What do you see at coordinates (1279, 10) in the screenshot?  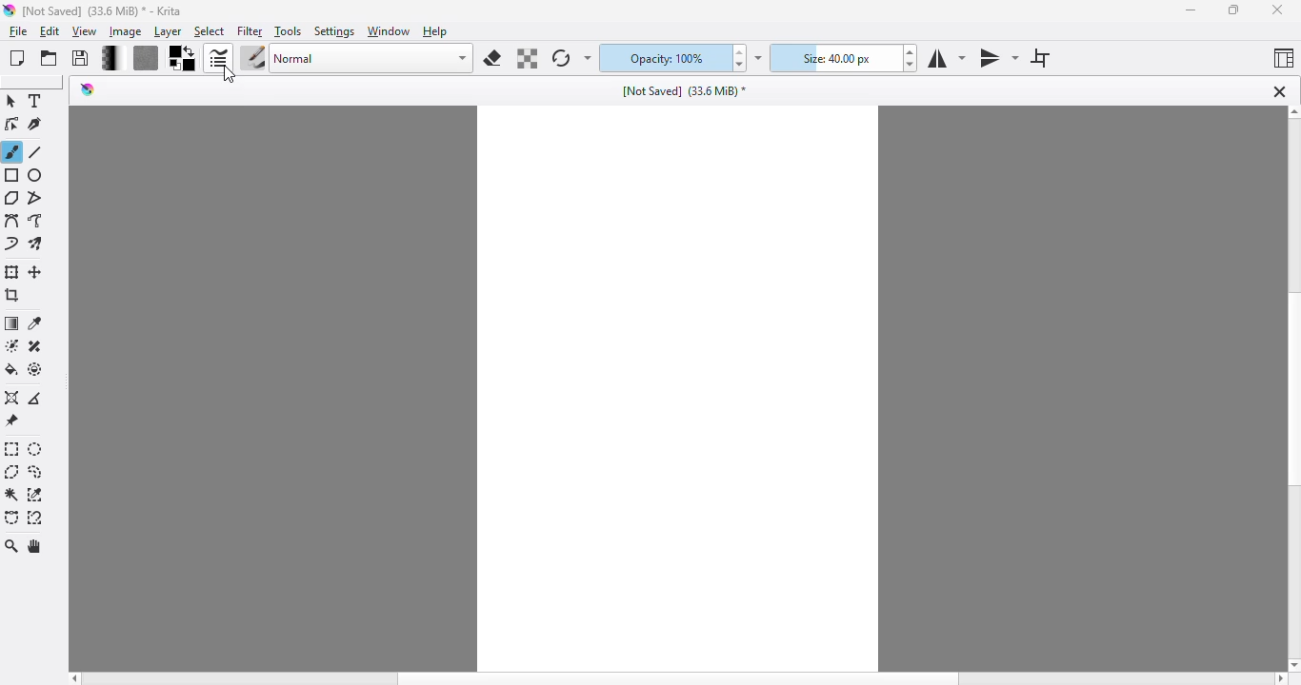 I see `close` at bounding box center [1279, 10].